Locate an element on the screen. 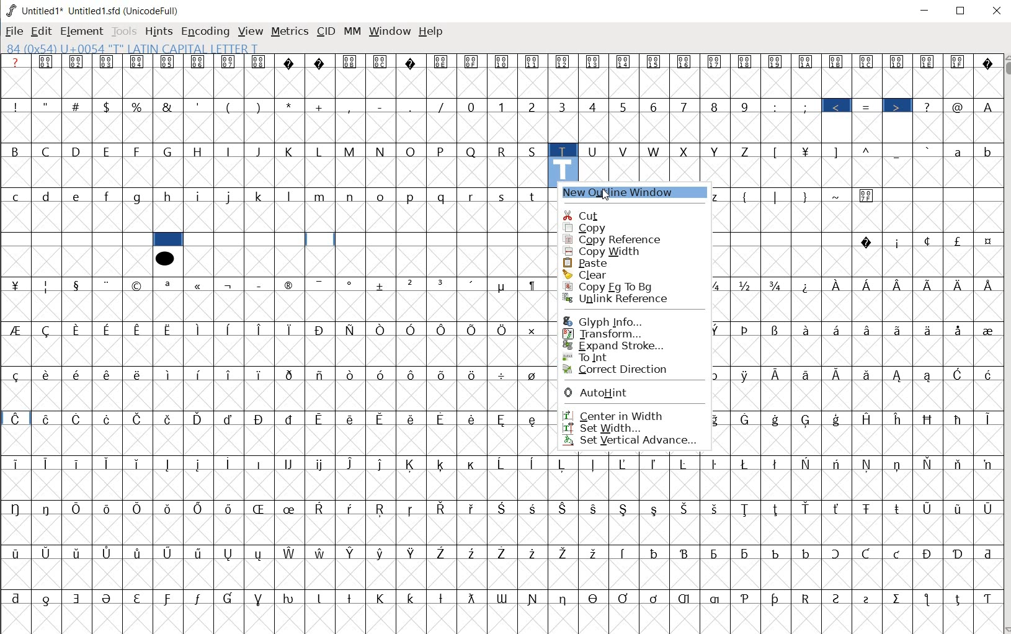 The height and width of the screenshot is (634, 1011). Symbol is located at coordinates (78, 63).